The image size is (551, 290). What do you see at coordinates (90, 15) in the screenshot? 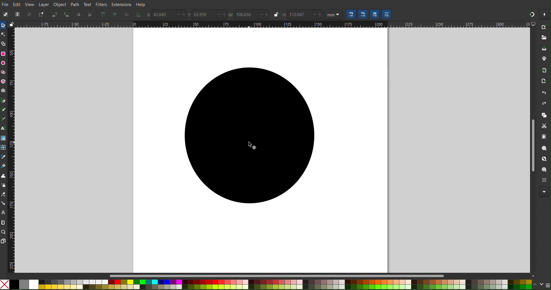
I see `Mirror Horizontally` at bounding box center [90, 15].